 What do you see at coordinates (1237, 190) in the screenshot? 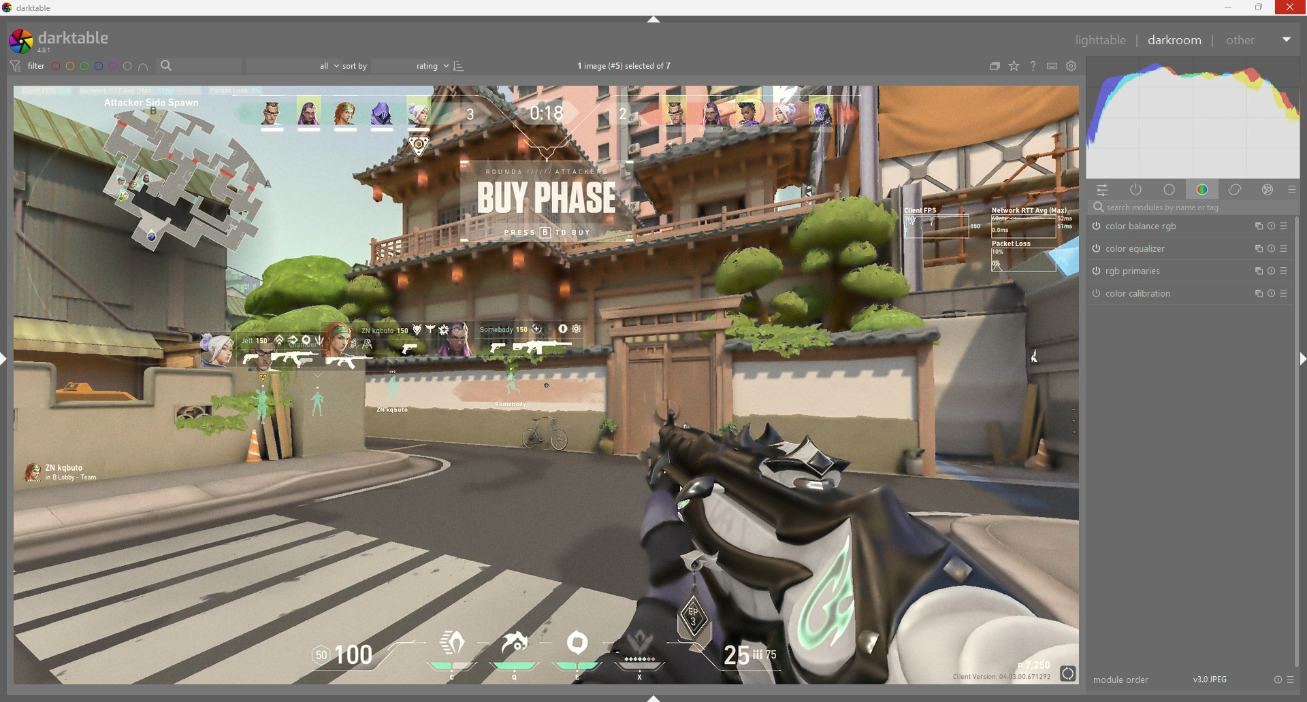
I see `correct` at bounding box center [1237, 190].